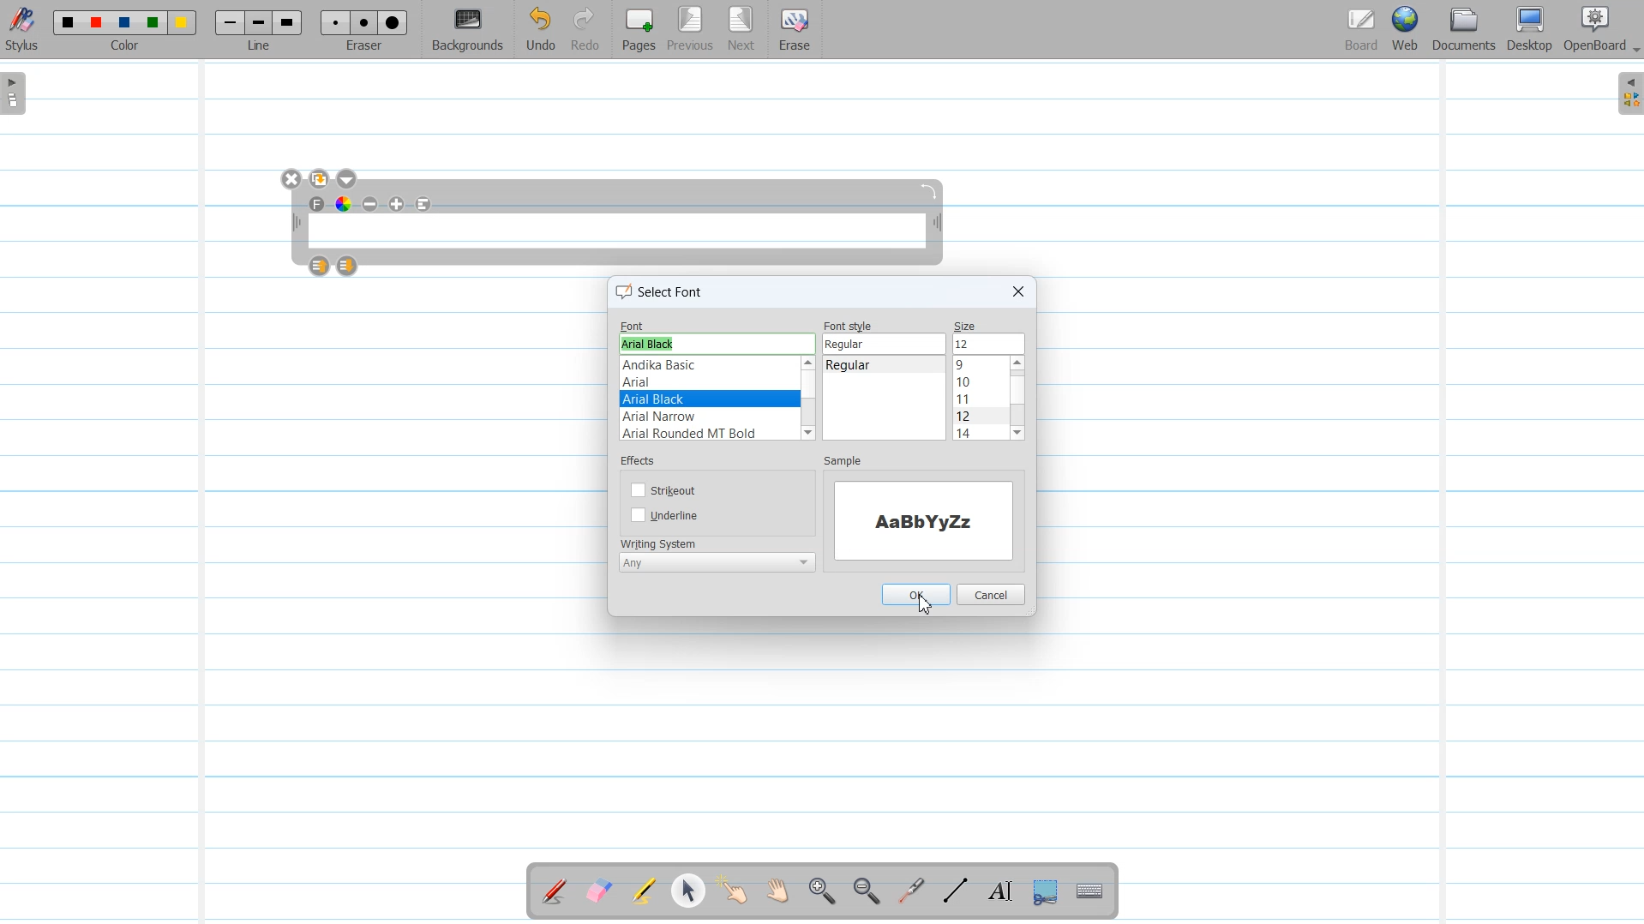  Describe the element at coordinates (641, 461) in the screenshot. I see `effects` at that location.